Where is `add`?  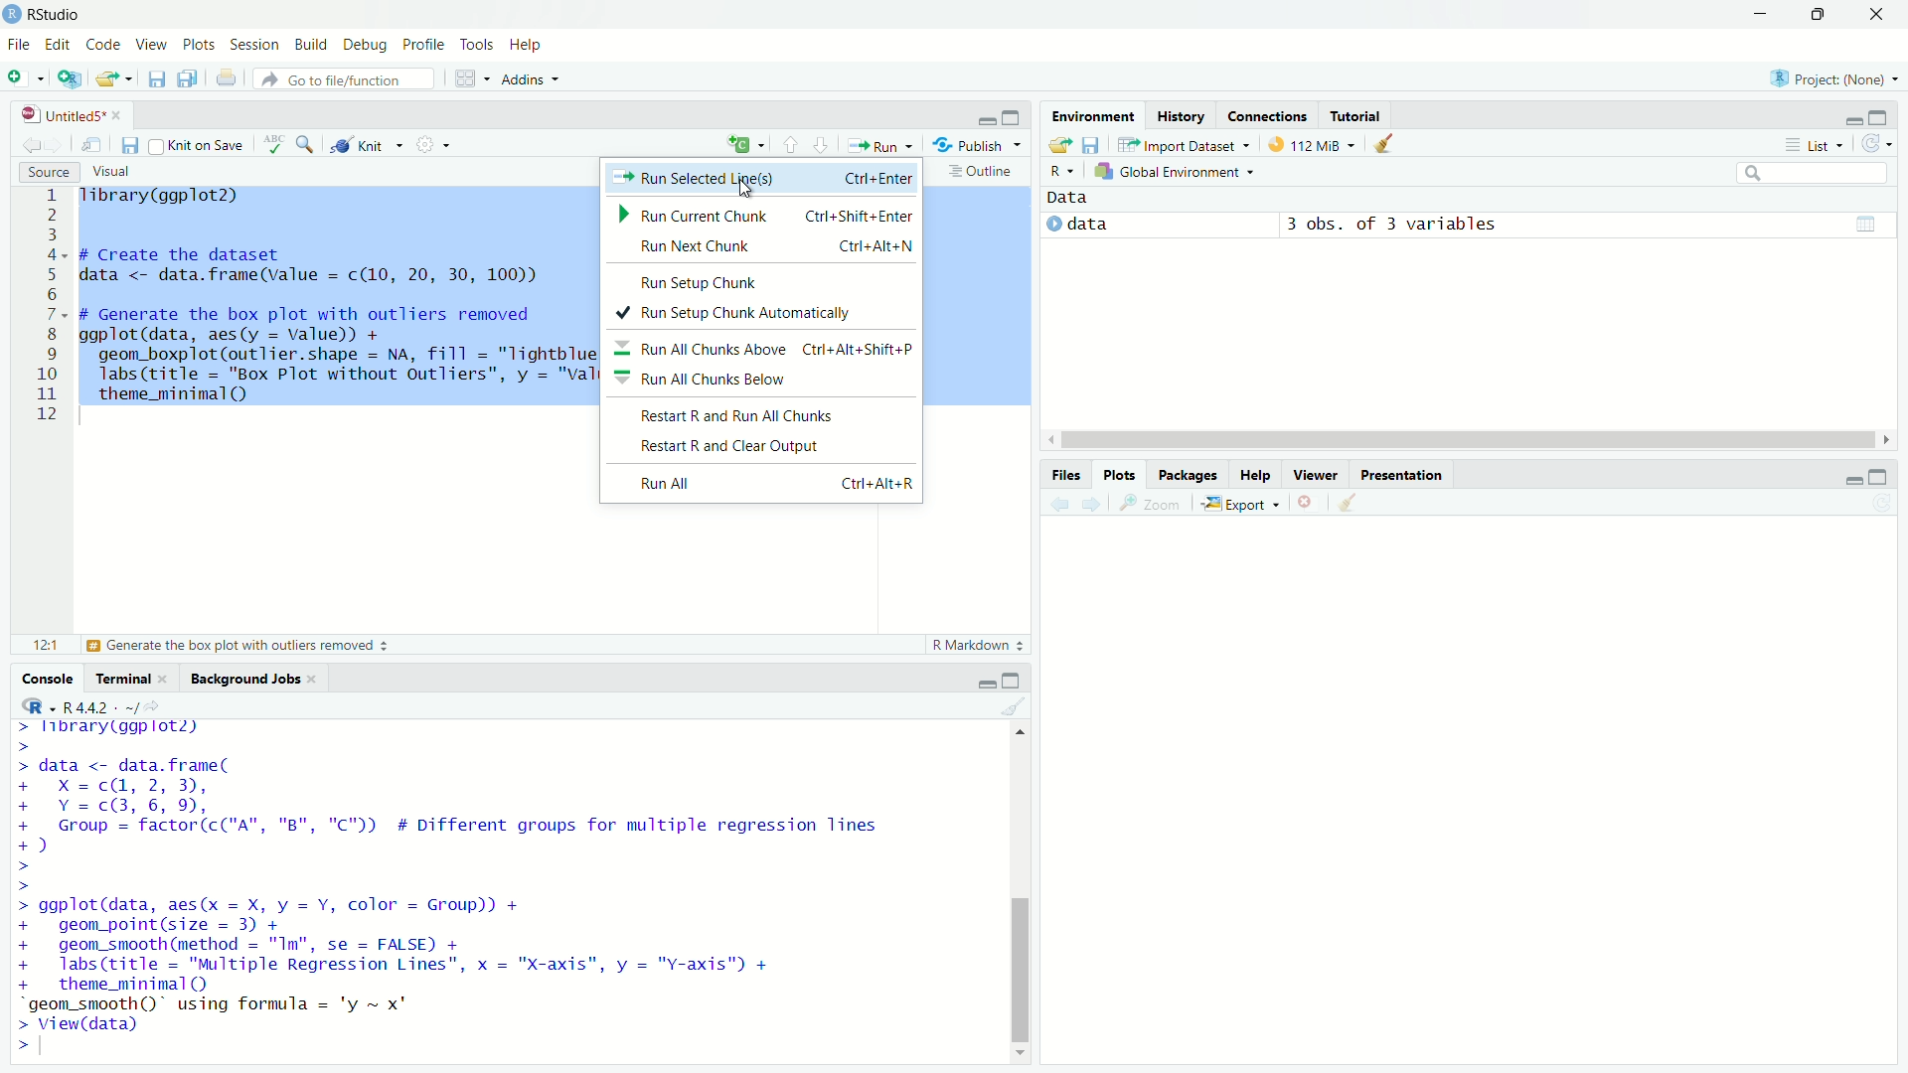
add is located at coordinates (70, 82).